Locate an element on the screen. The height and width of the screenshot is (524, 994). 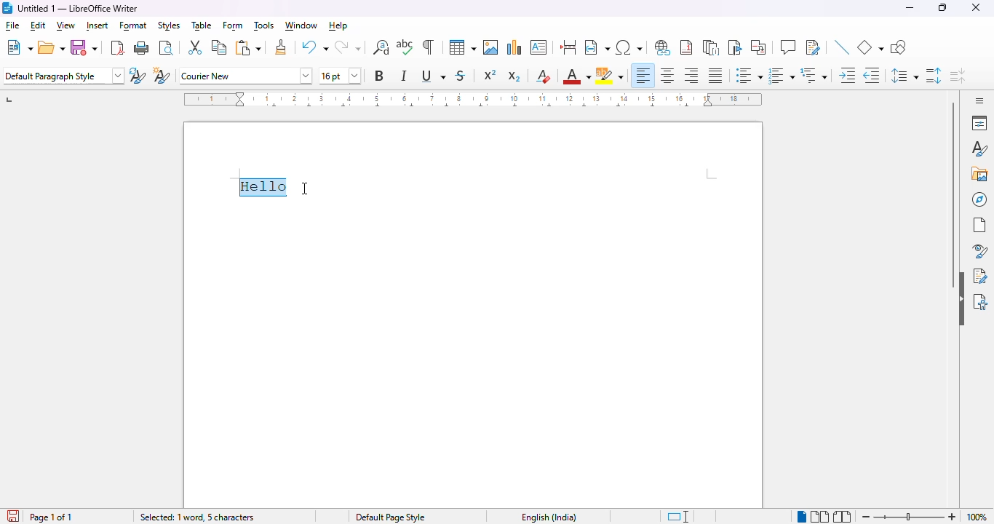
single-page view is located at coordinates (800, 516).